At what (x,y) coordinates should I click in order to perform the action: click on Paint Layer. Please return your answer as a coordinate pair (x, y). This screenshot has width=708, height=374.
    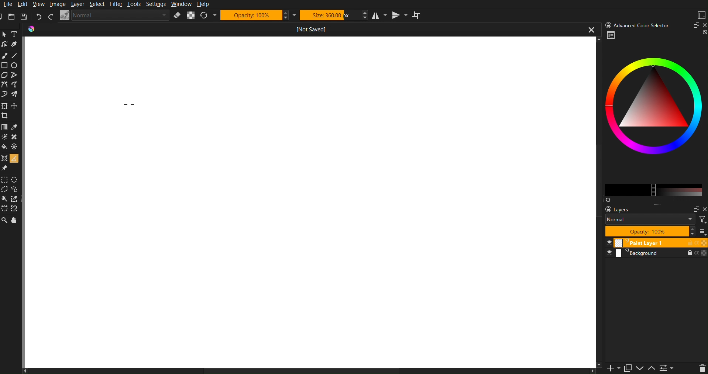
    Looking at the image, I should click on (656, 243).